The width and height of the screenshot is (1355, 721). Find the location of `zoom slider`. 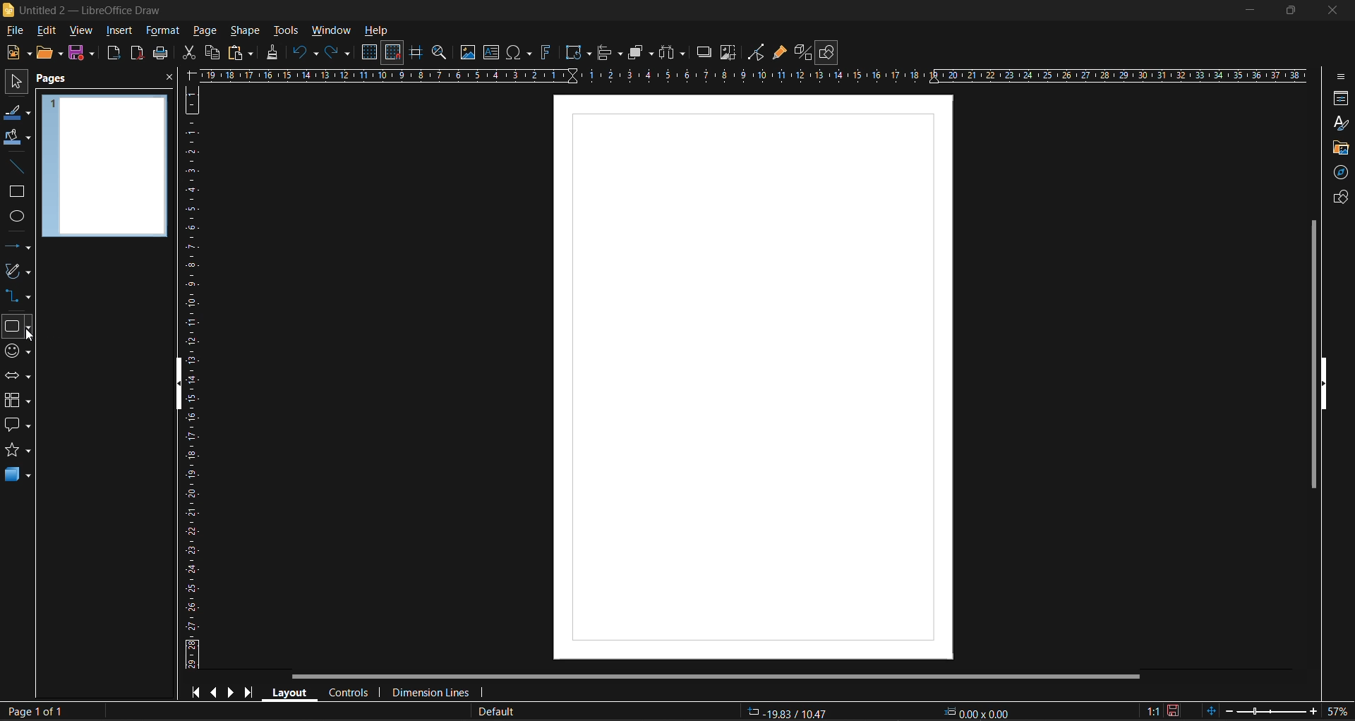

zoom slider is located at coordinates (1269, 710).